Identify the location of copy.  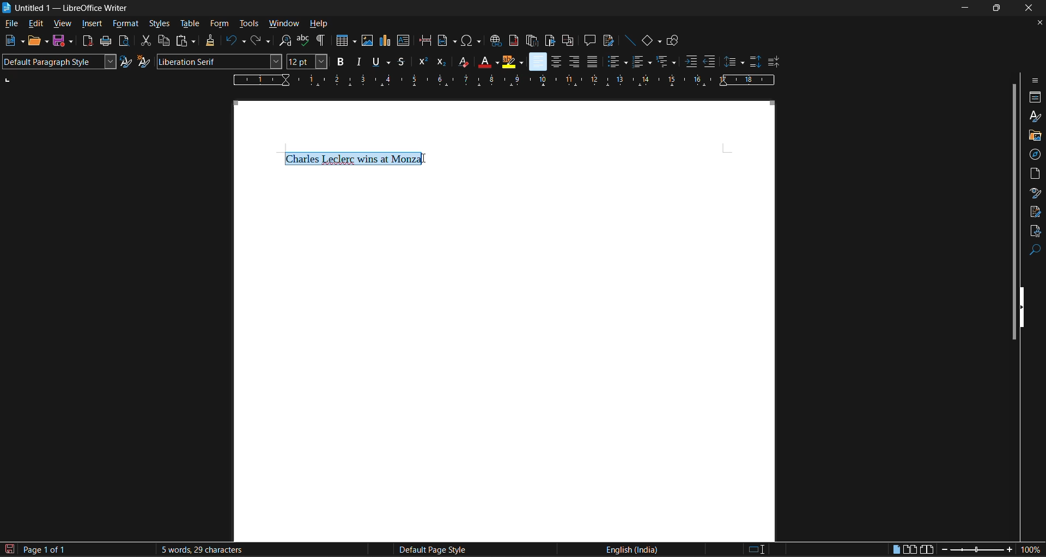
(163, 40).